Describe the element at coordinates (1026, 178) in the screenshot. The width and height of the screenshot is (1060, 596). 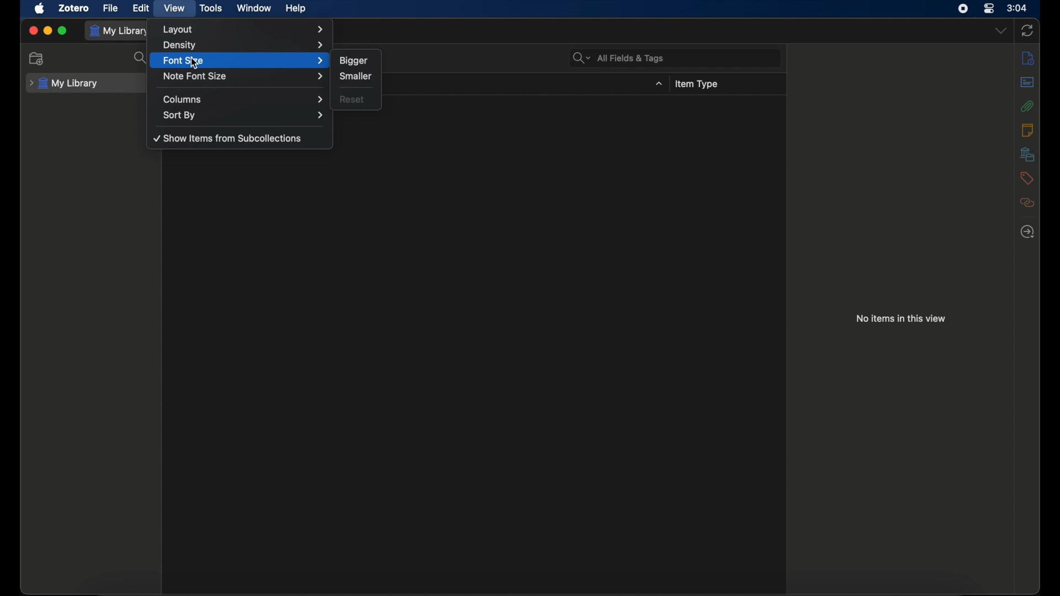
I see `tags` at that location.